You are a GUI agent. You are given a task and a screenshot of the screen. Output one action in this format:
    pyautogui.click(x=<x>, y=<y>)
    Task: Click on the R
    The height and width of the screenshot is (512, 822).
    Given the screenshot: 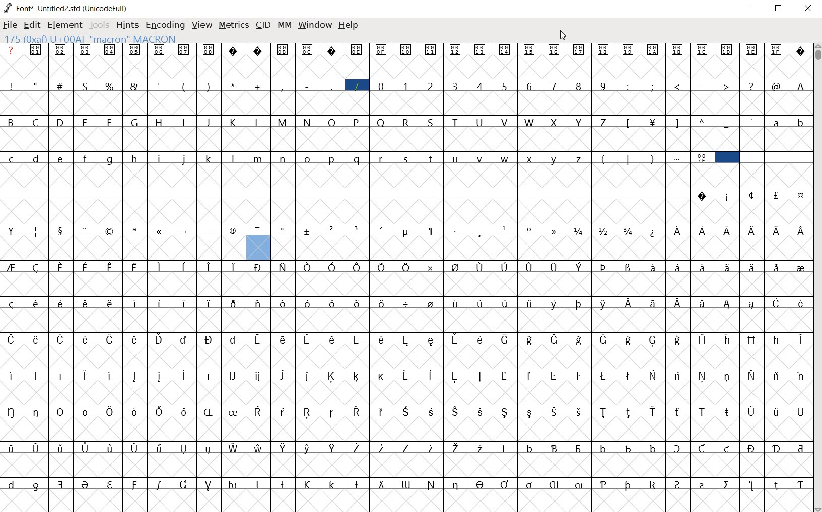 What is the action you would take?
    pyautogui.click(x=407, y=122)
    